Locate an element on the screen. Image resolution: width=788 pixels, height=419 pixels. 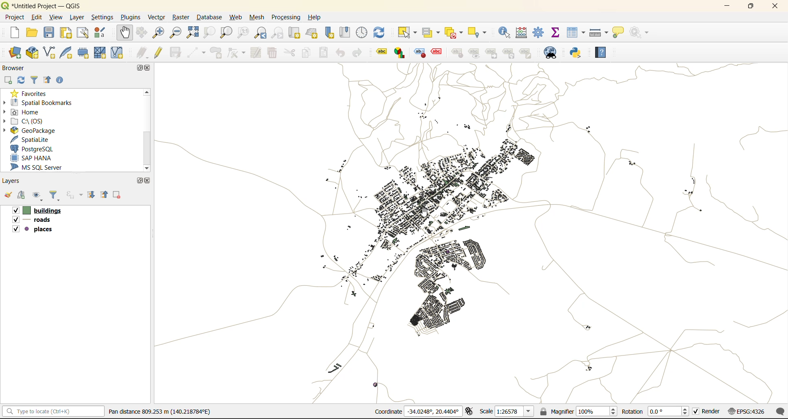
minimize is located at coordinates (729, 8).